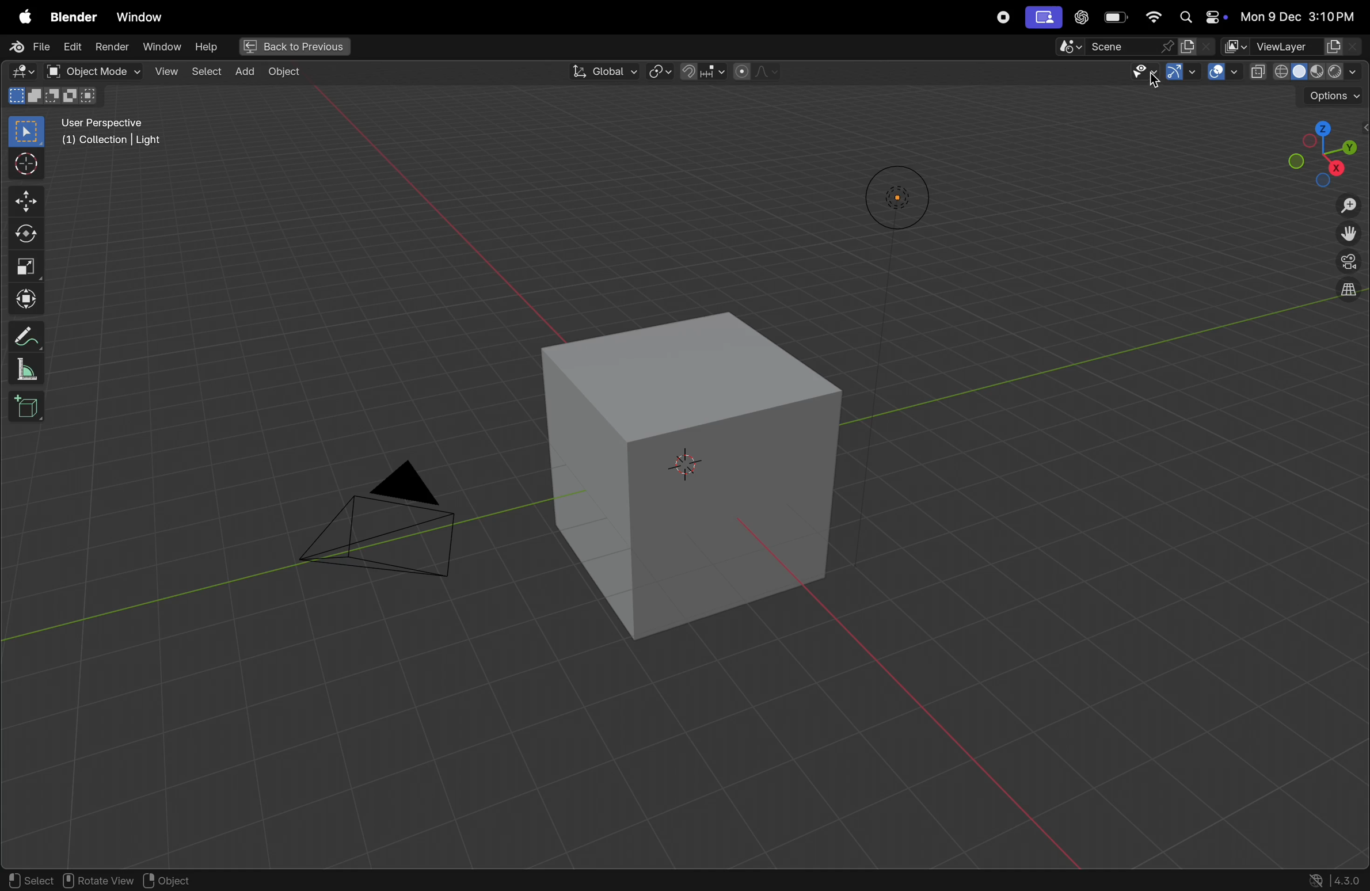 The image size is (1370, 891). What do you see at coordinates (25, 299) in the screenshot?
I see `transform` at bounding box center [25, 299].